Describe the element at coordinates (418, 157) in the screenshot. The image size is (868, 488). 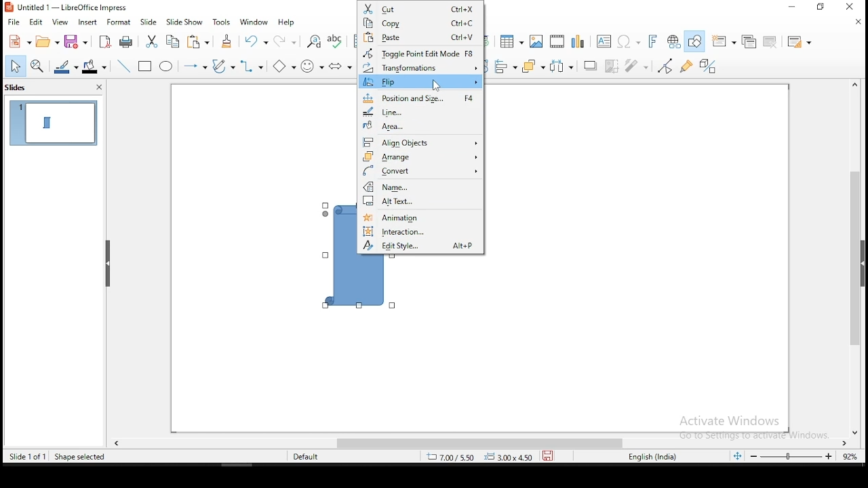
I see `arrange` at that location.